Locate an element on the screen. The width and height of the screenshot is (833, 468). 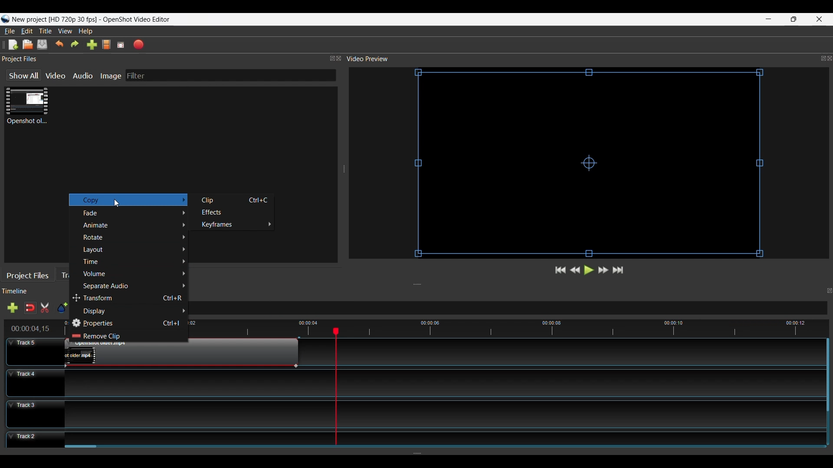
Video is located at coordinates (56, 75).